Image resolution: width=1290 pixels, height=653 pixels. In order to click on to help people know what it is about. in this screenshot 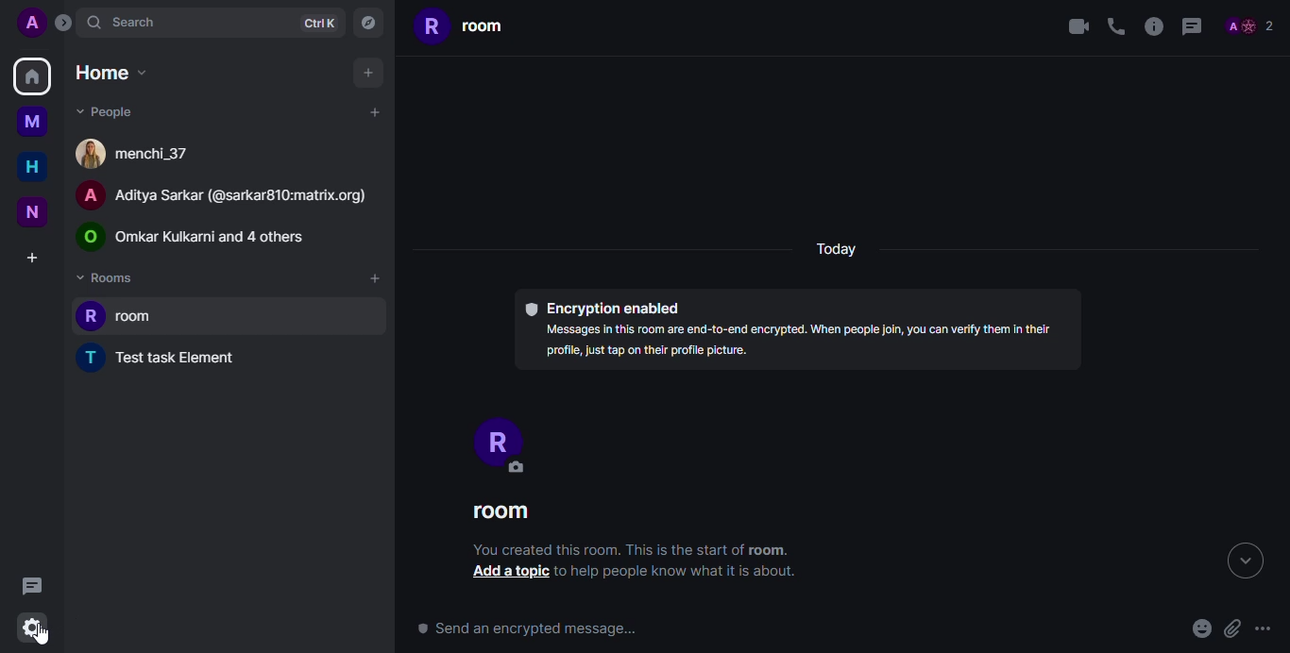, I will do `click(685, 573)`.